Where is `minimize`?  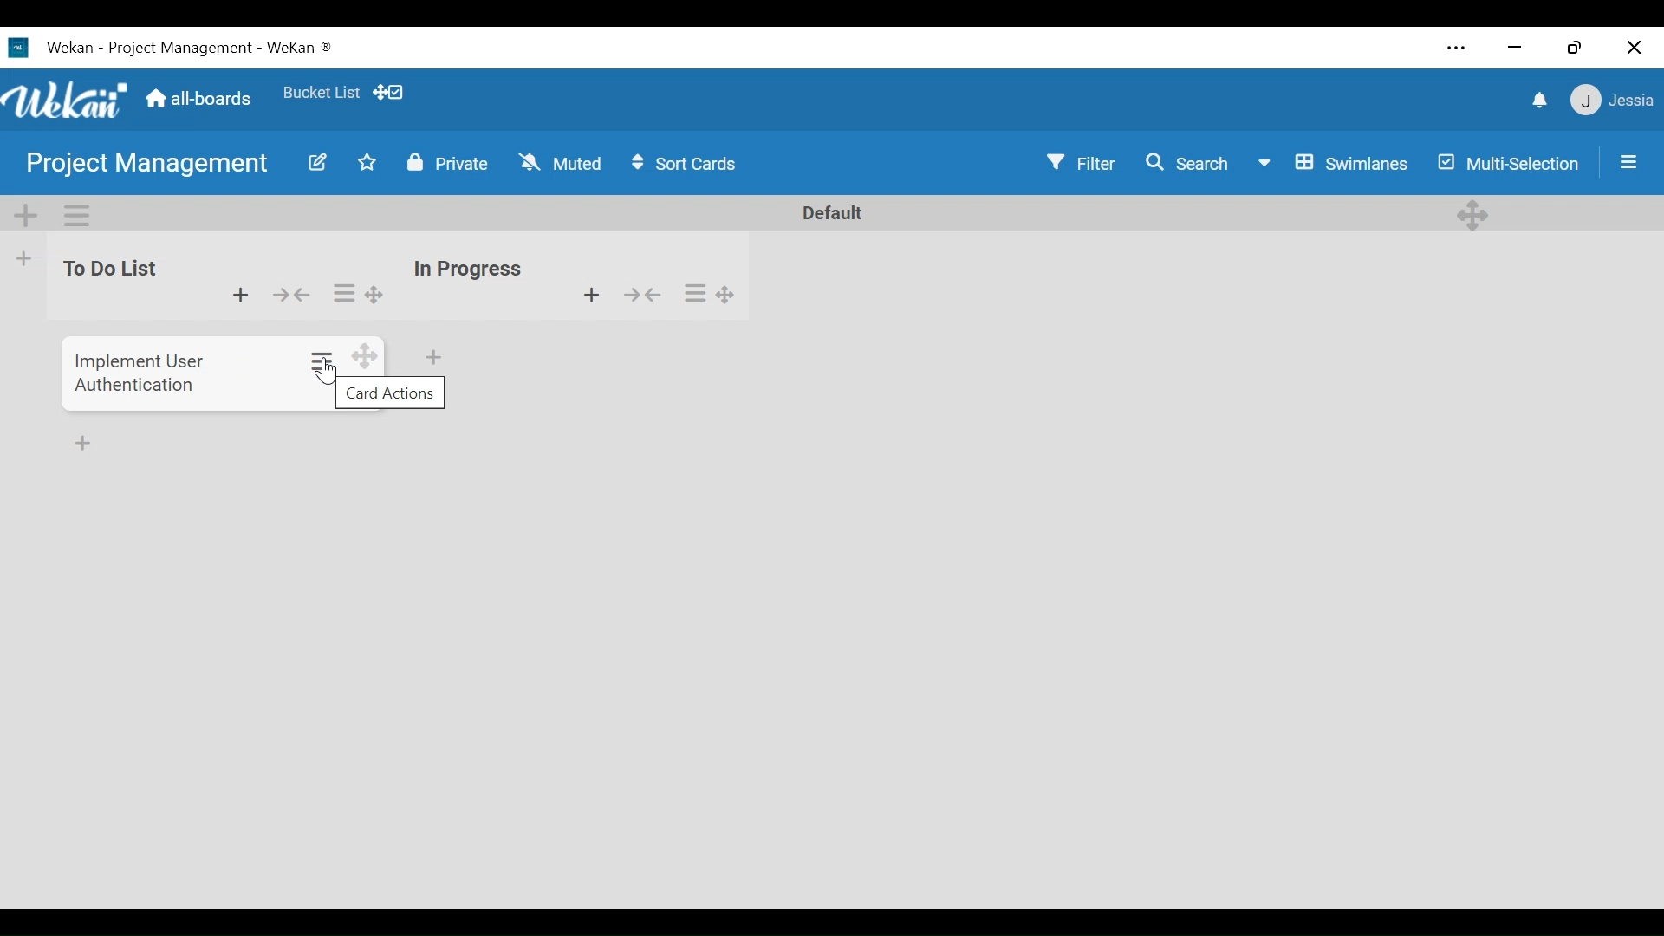 minimize is located at coordinates (1518, 49).